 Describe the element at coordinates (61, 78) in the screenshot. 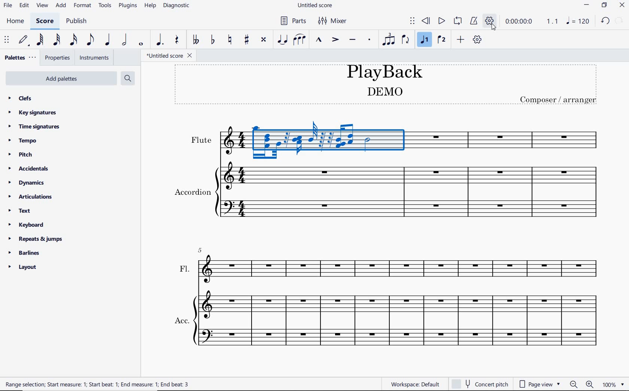

I see `add palettes` at that location.